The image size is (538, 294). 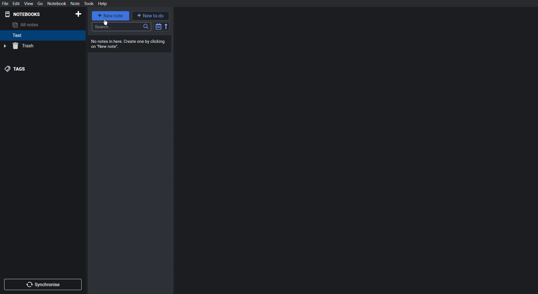 I want to click on View, so click(x=29, y=4).